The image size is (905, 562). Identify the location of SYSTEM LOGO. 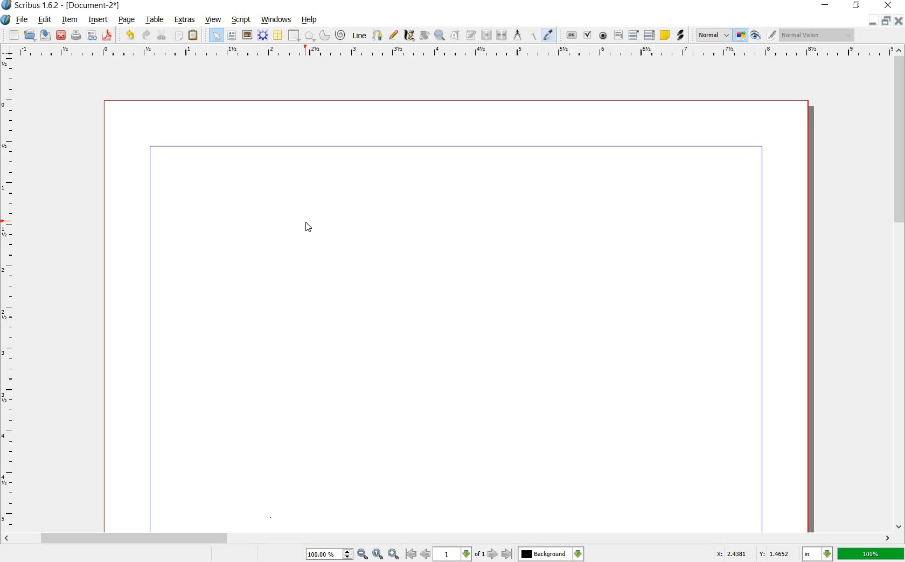
(6, 19).